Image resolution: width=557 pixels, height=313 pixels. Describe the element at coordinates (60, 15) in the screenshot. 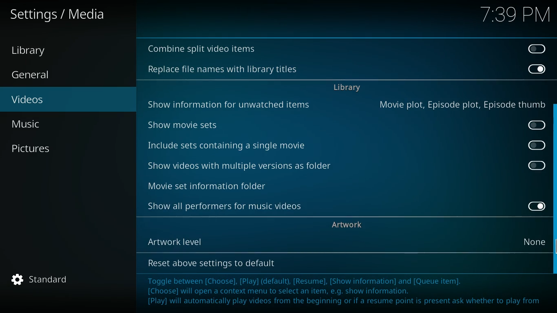

I see `Settings/Media` at that location.